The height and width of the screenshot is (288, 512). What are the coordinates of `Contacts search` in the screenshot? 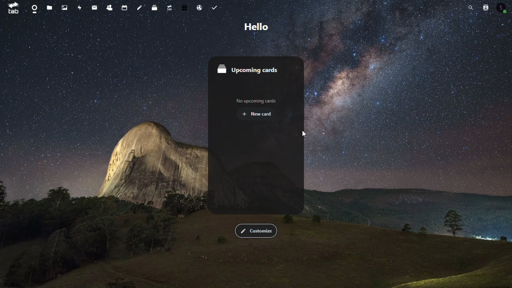 It's located at (485, 7).